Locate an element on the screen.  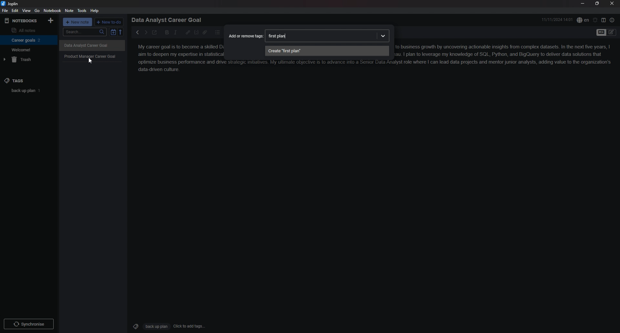
file is located at coordinates (5, 10).